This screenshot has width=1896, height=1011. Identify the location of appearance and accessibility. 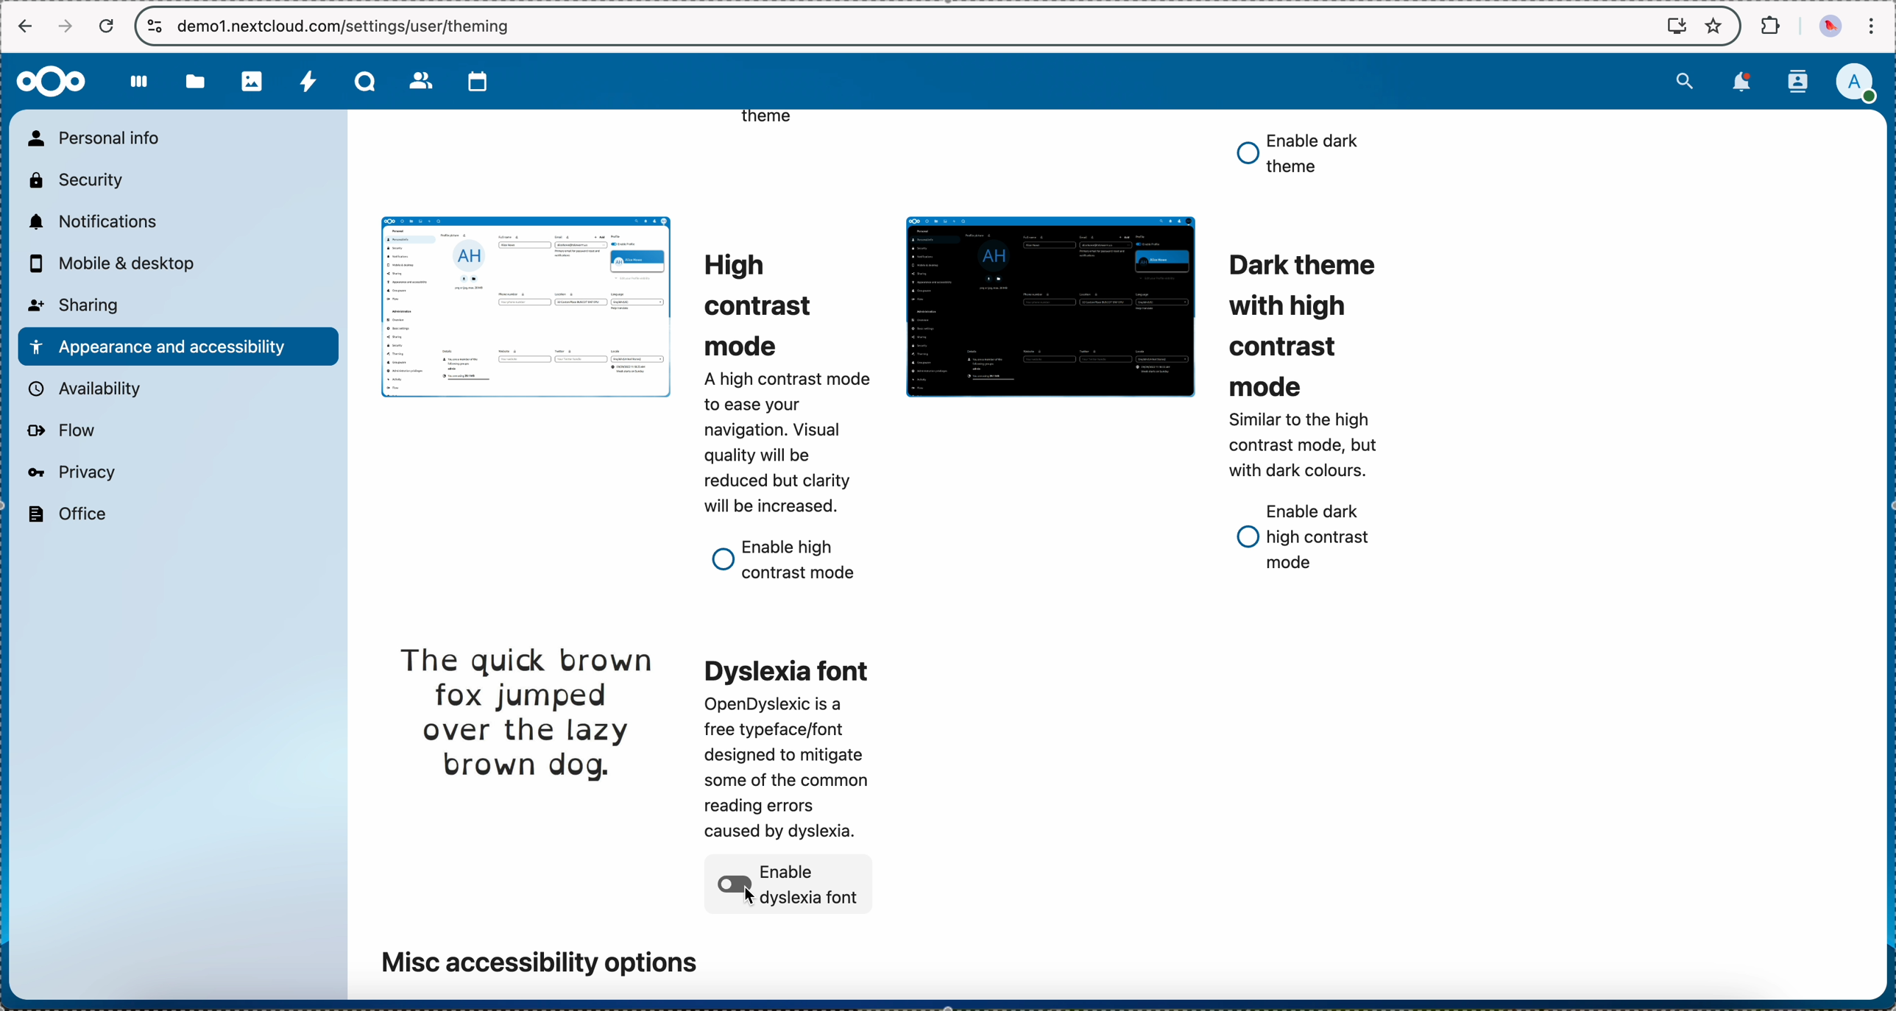
(177, 346).